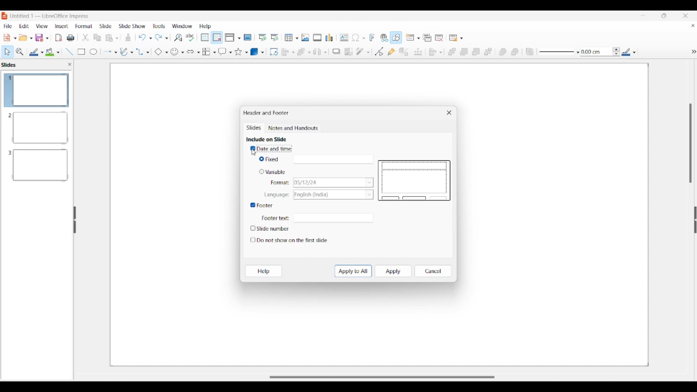  I want to click on Rectangle, so click(79, 51).